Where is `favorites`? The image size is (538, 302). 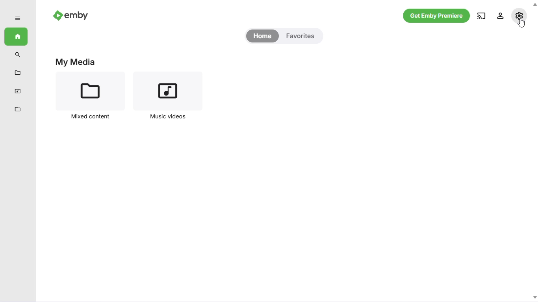
favorites is located at coordinates (300, 36).